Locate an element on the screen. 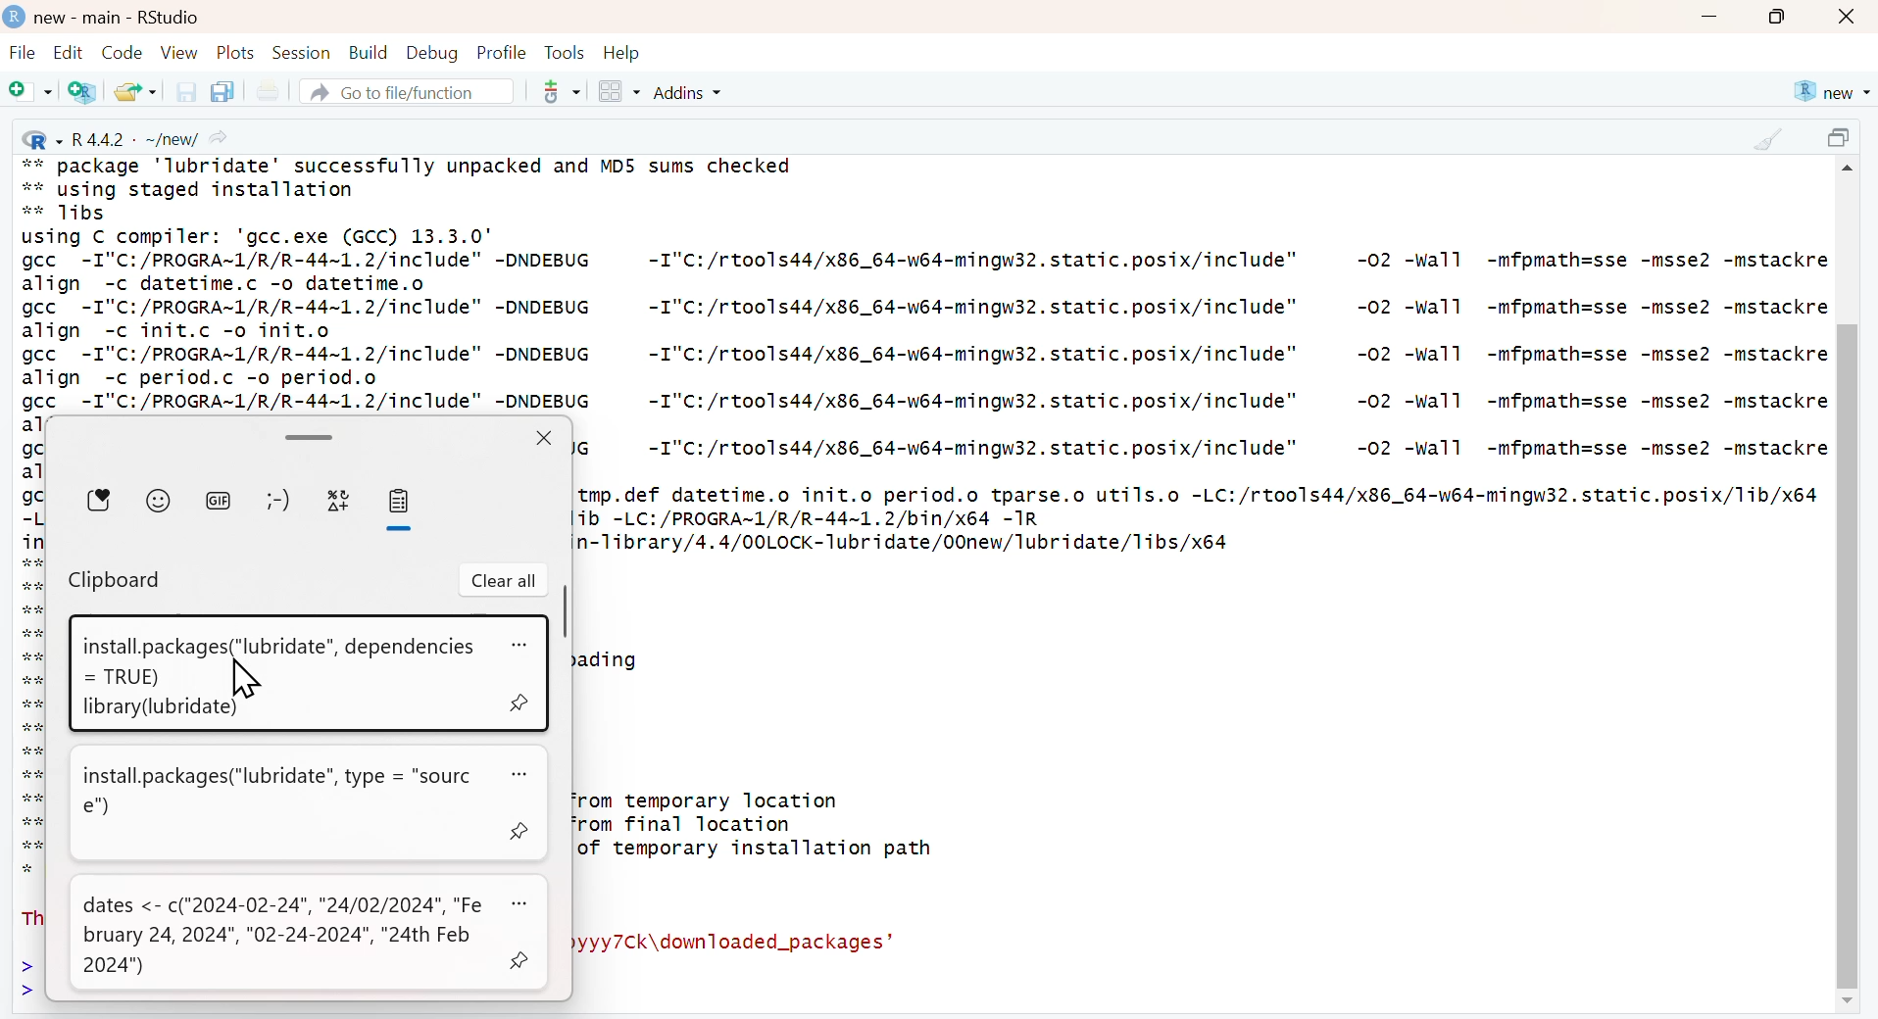 This screenshot has width=1878, height=1019. File is located at coordinates (23, 55).